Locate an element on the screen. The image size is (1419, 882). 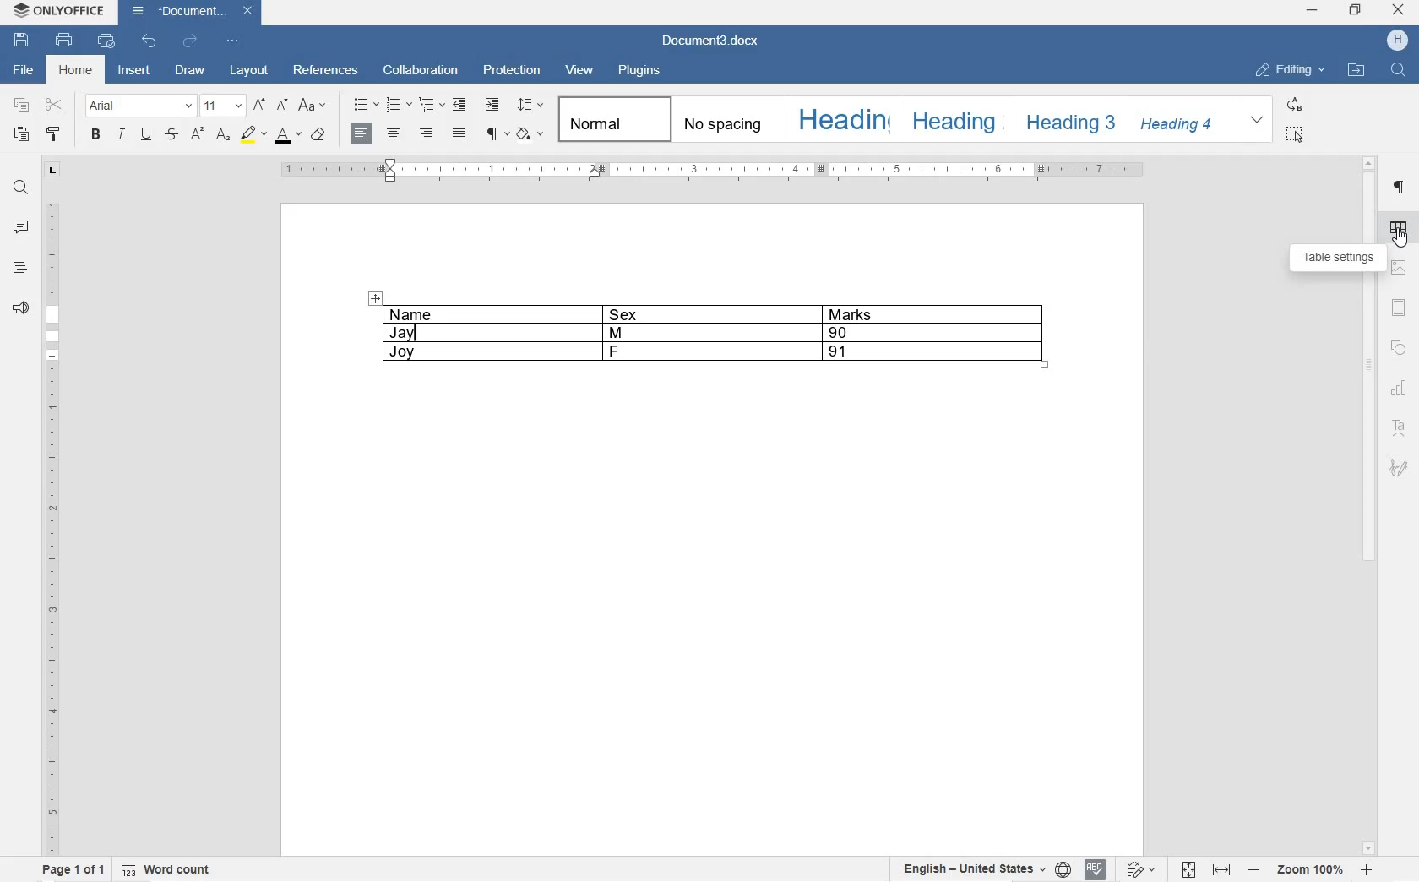
INCREMENT FONT SIZE is located at coordinates (260, 106).